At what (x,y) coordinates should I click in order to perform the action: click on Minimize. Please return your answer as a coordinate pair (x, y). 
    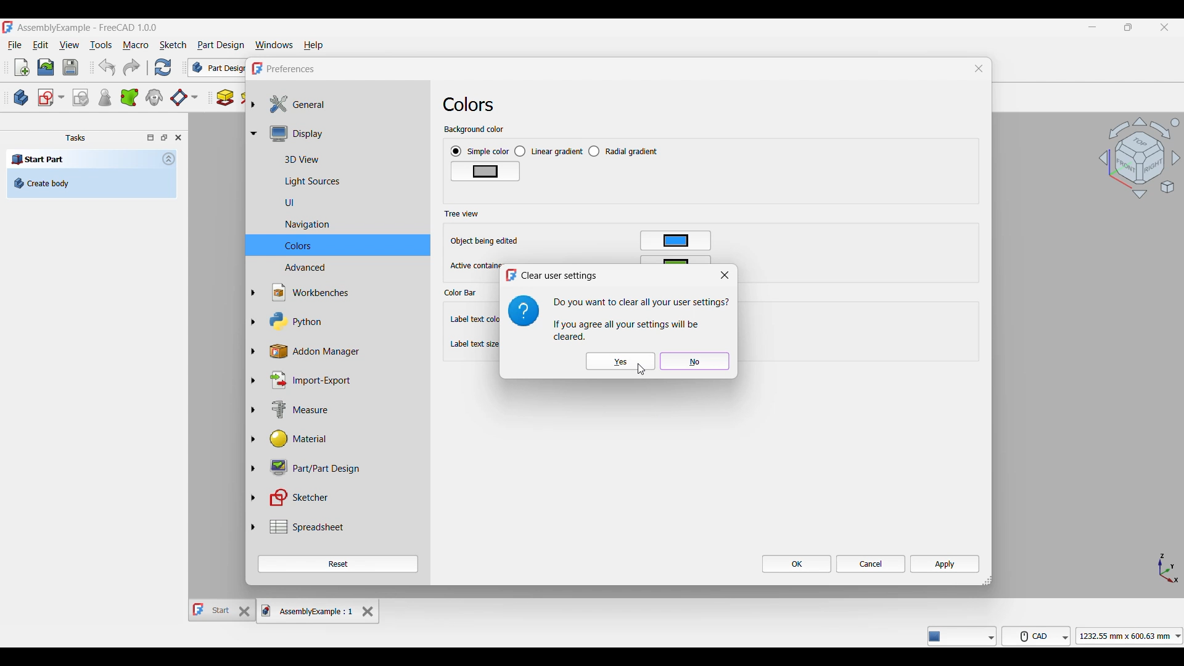
    Looking at the image, I should click on (1092, 27).